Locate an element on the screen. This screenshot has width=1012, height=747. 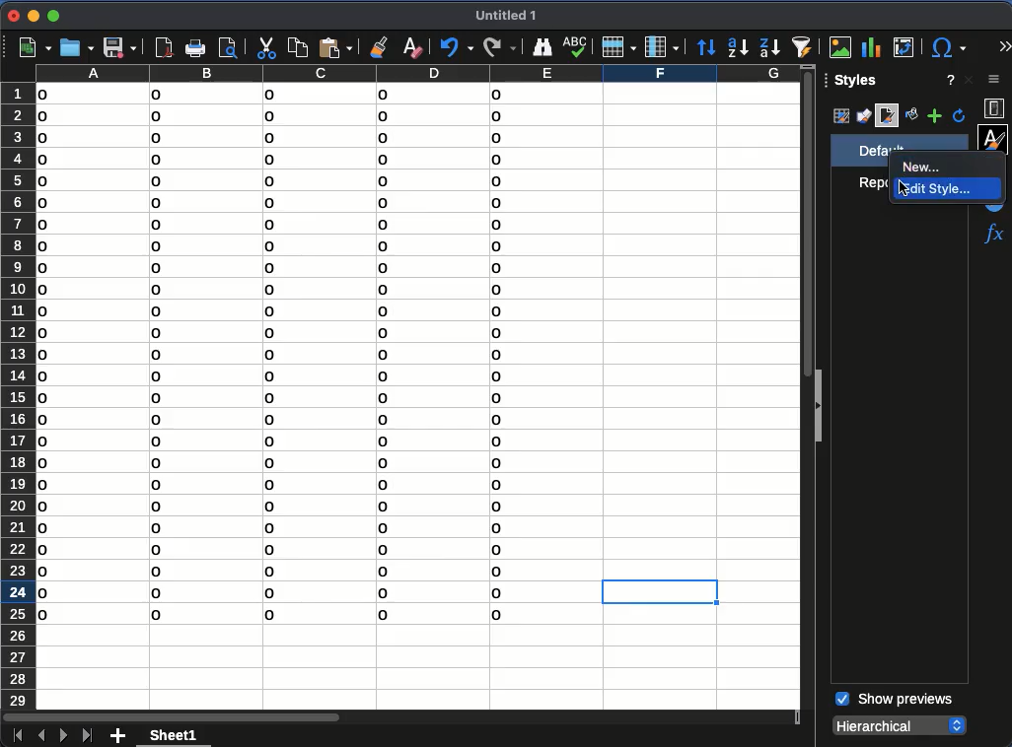
sort is located at coordinates (705, 47).